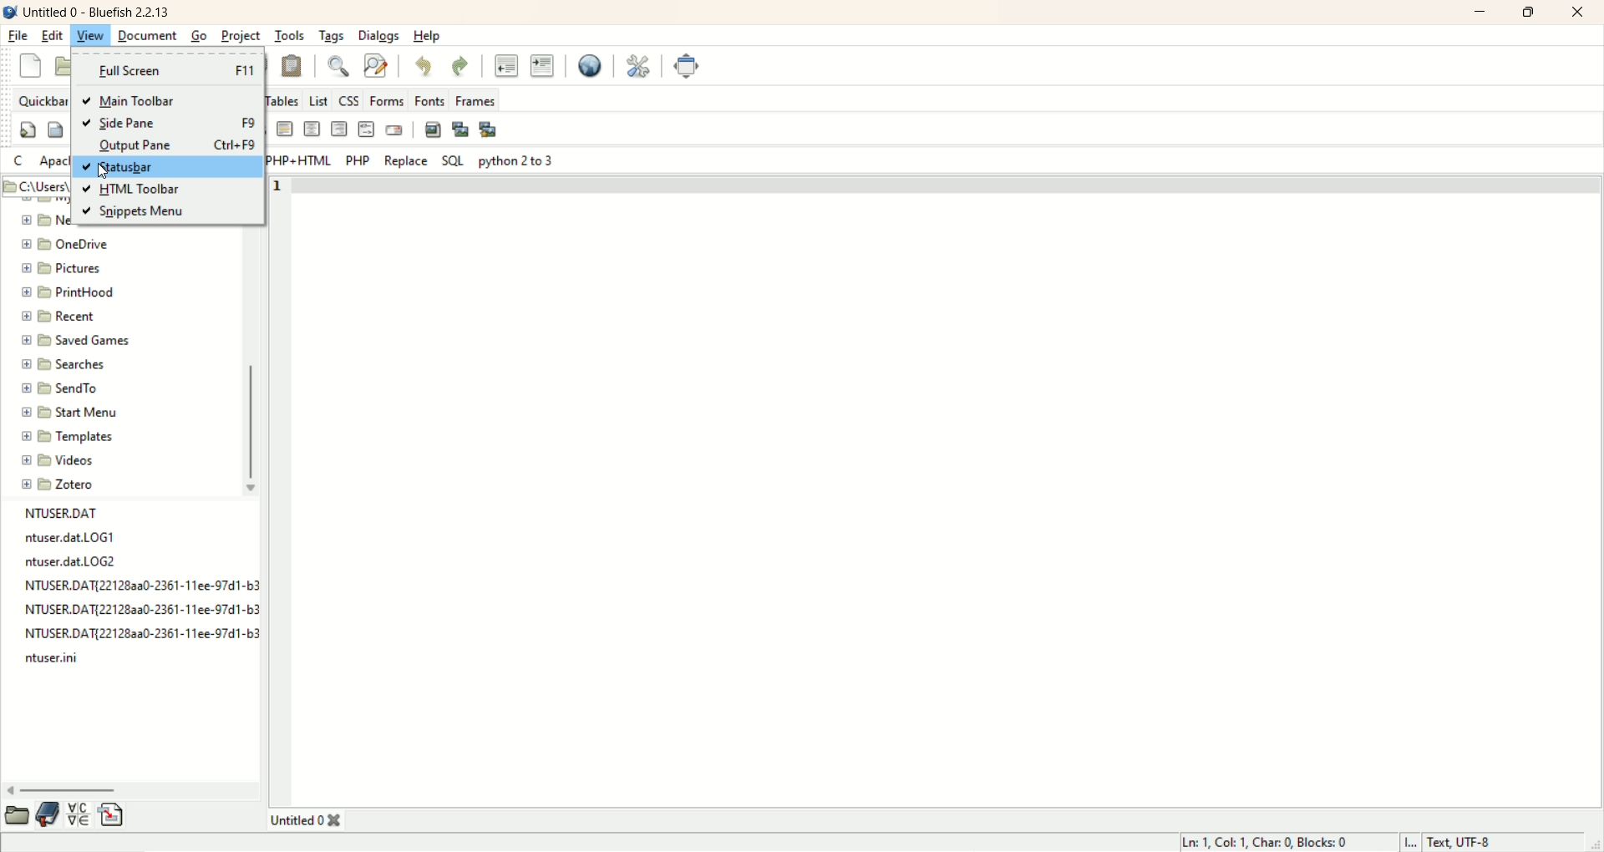 The width and height of the screenshot is (1604, 852). Describe the element at coordinates (63, 65) in the screenshot. I see `open file` at that location.